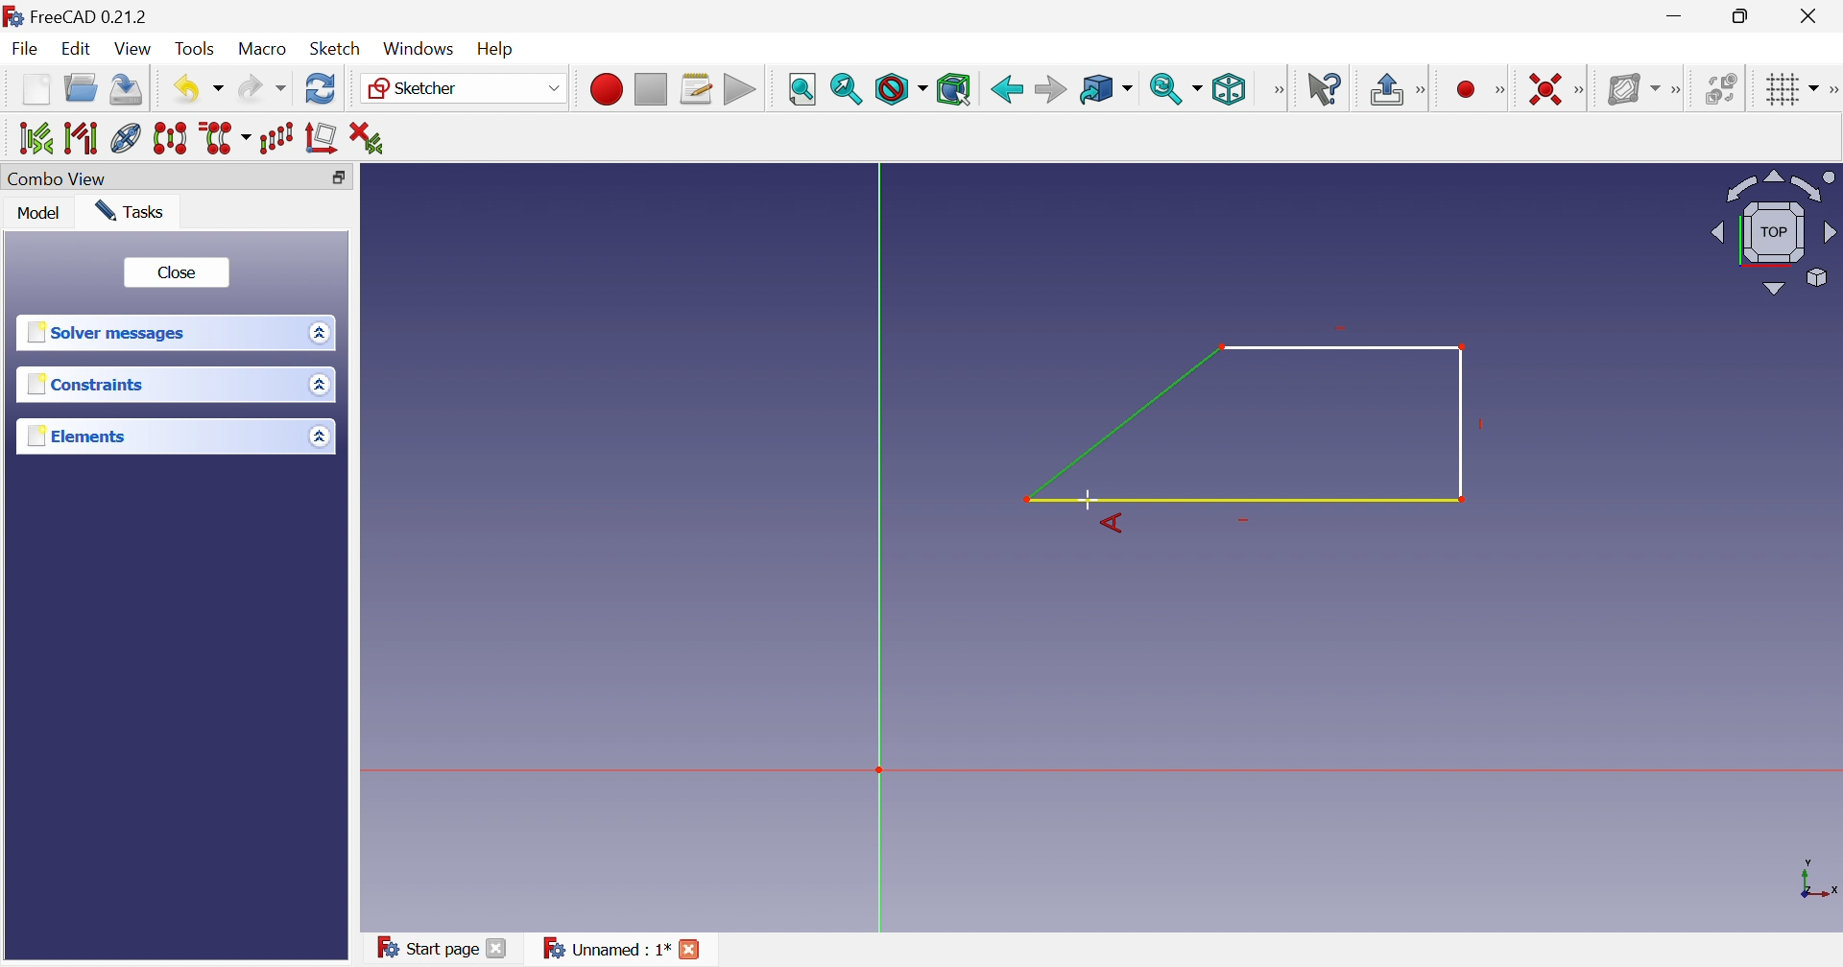  What do you see at coordinates (279, 139) in the screenshot?
I see `Rectangular array` at bounding box center [279, 139].